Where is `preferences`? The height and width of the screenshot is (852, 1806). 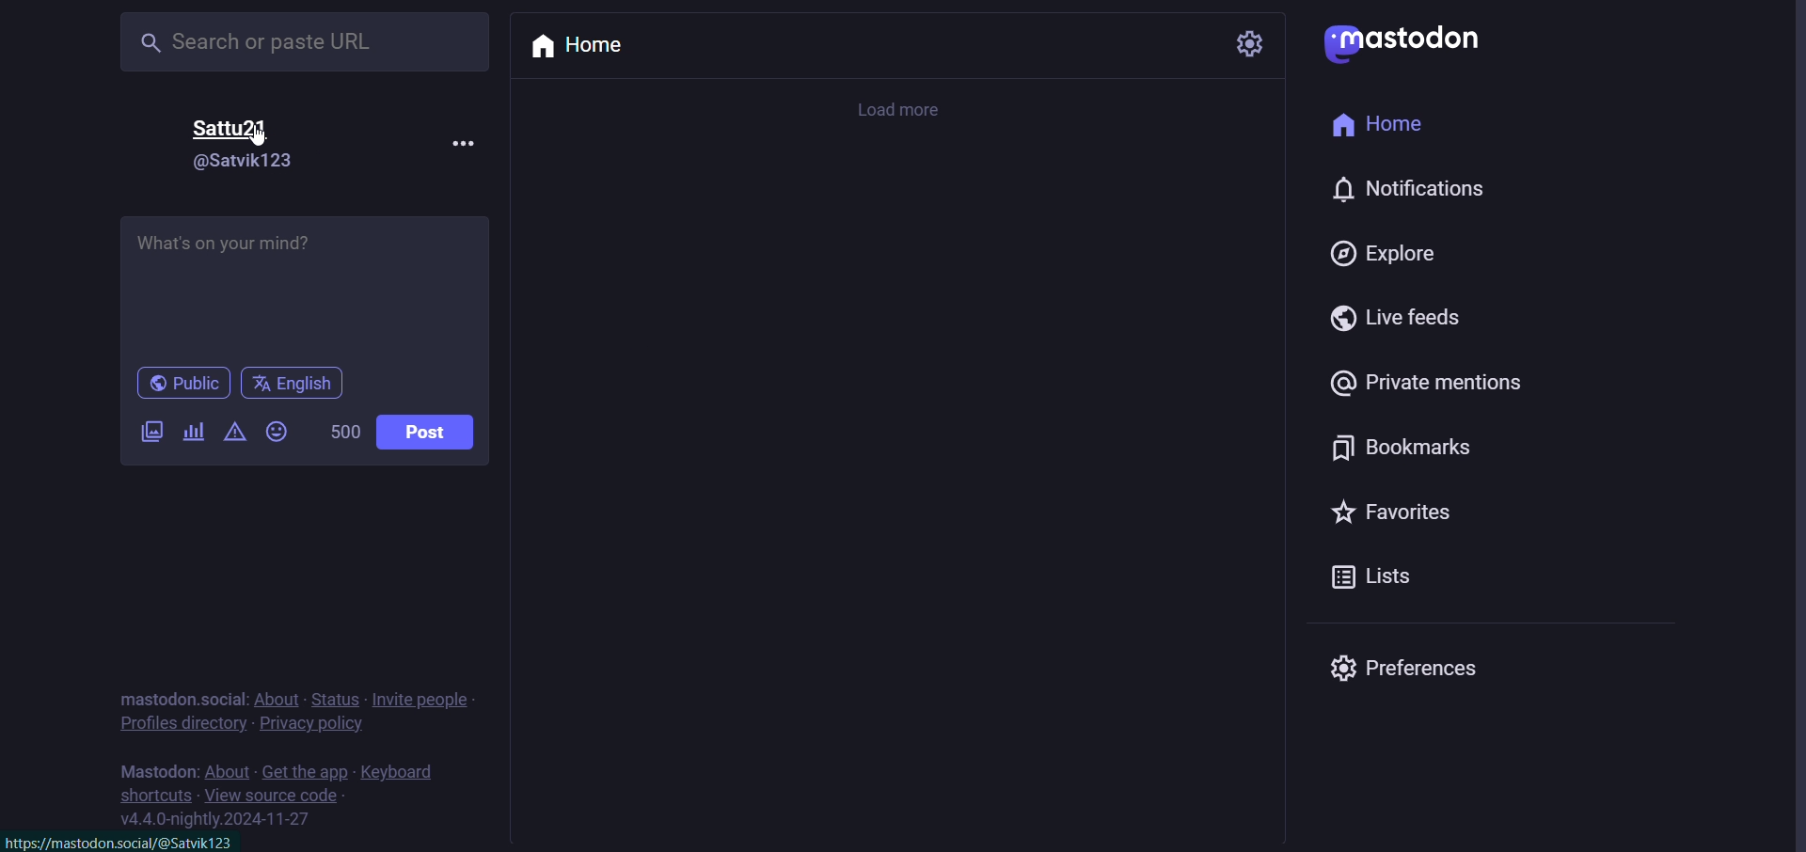
preferences is located at coordinates (1403, 667).